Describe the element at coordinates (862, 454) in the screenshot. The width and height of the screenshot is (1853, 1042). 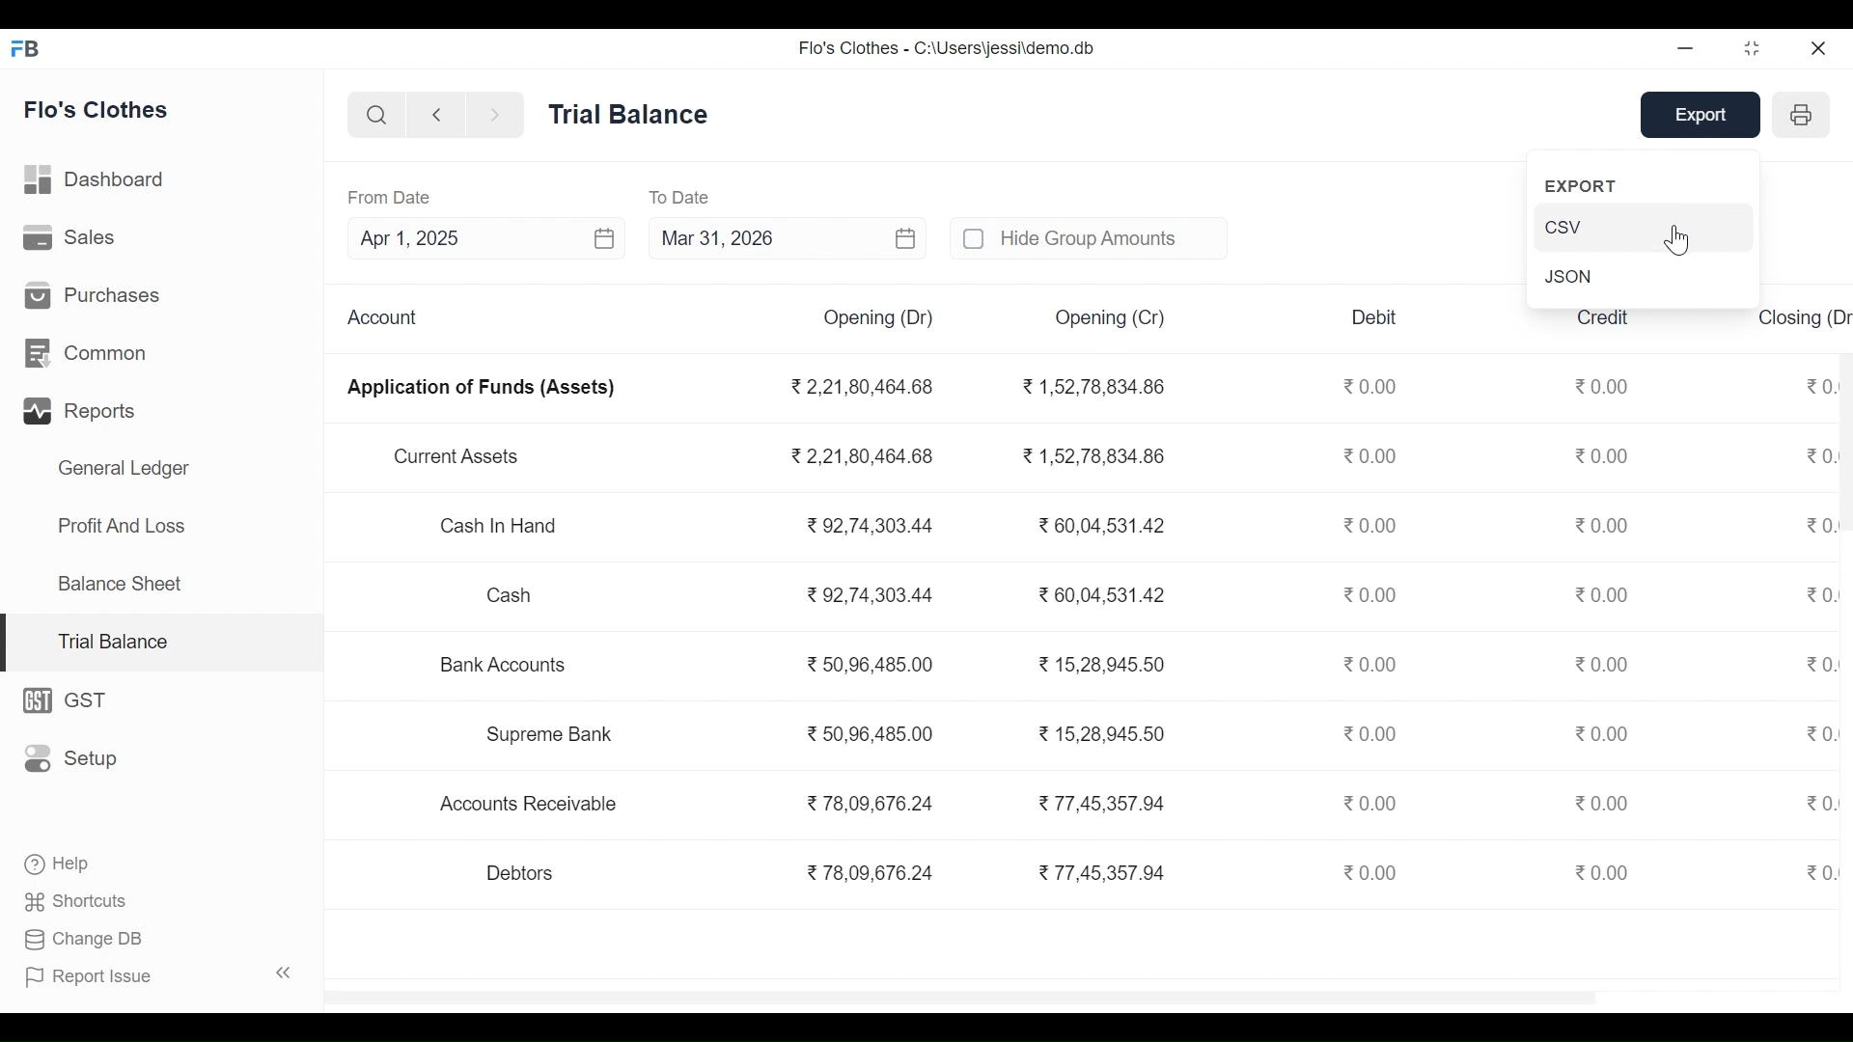
I see `2.21,80,464.68` at that location.